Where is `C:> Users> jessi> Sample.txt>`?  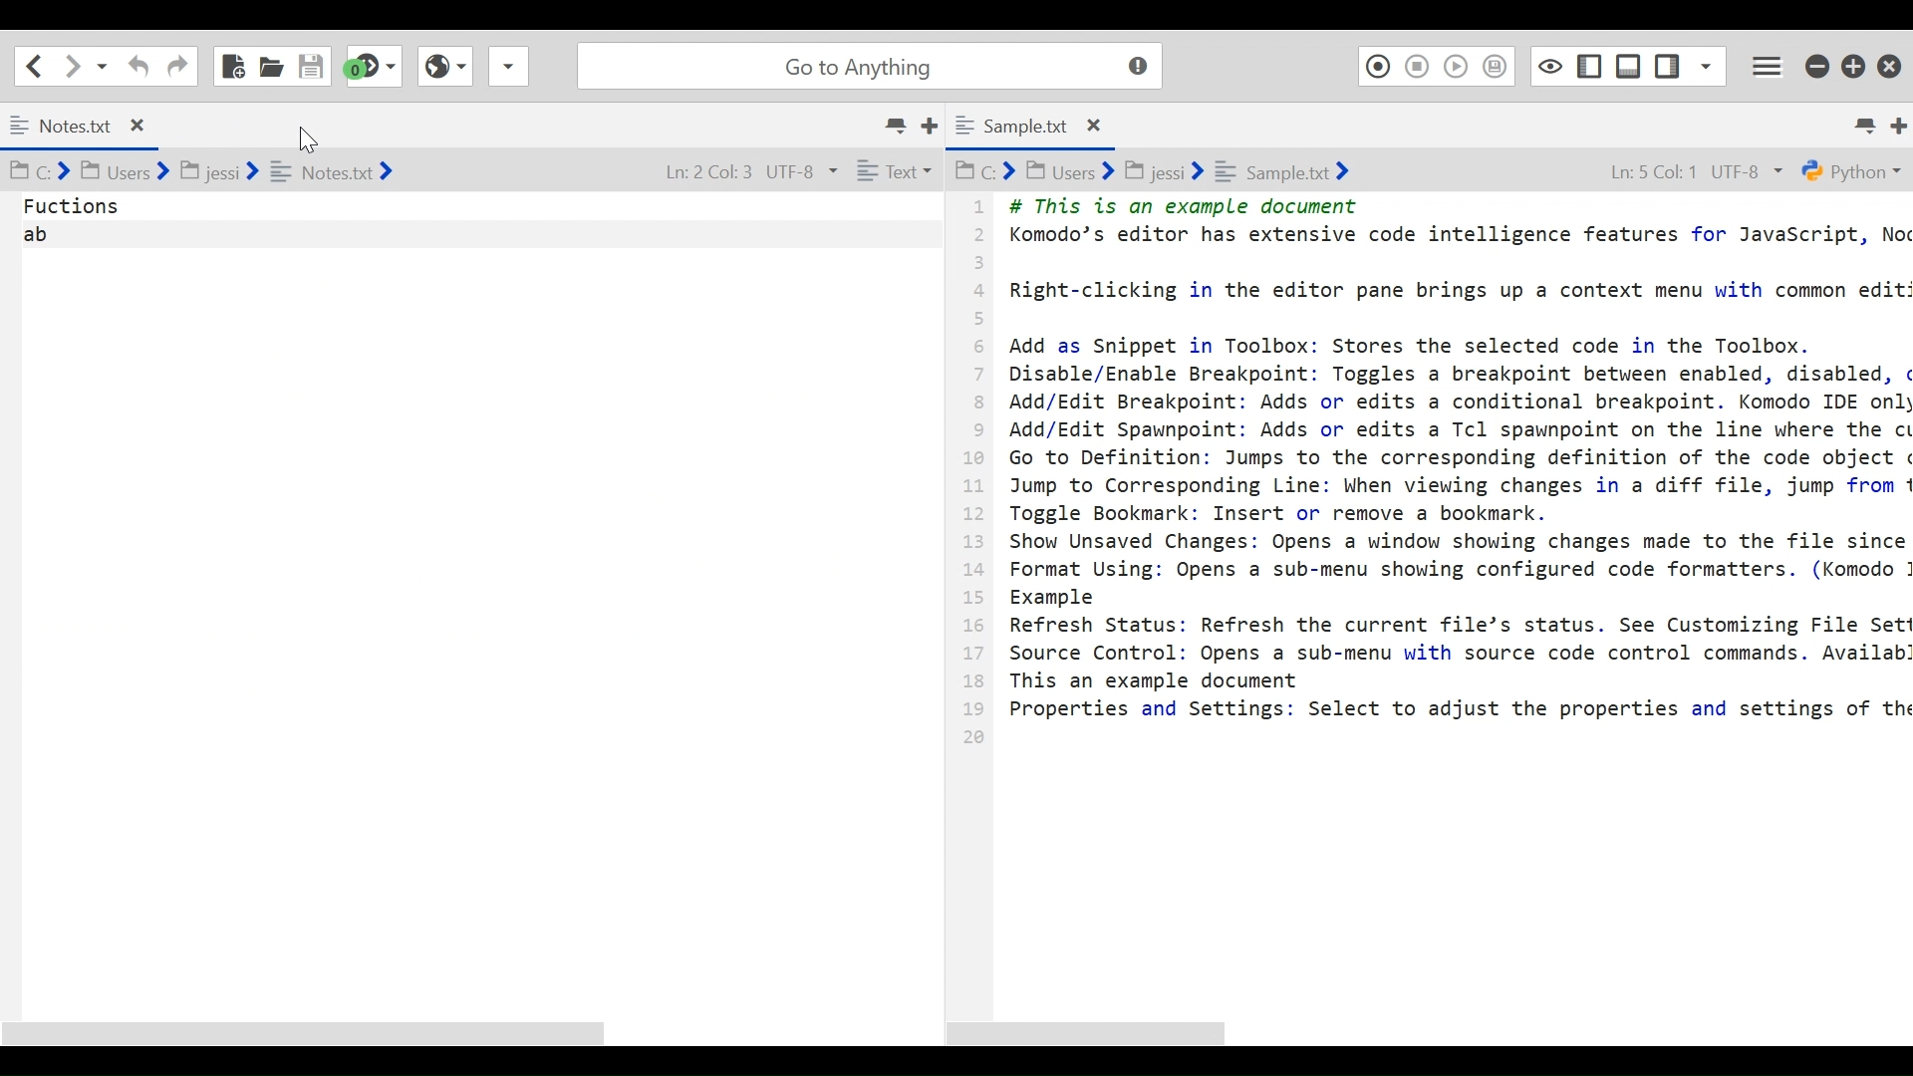 C:> Users> jessi> Sample.txt> is located at coordinates (1162, 168).